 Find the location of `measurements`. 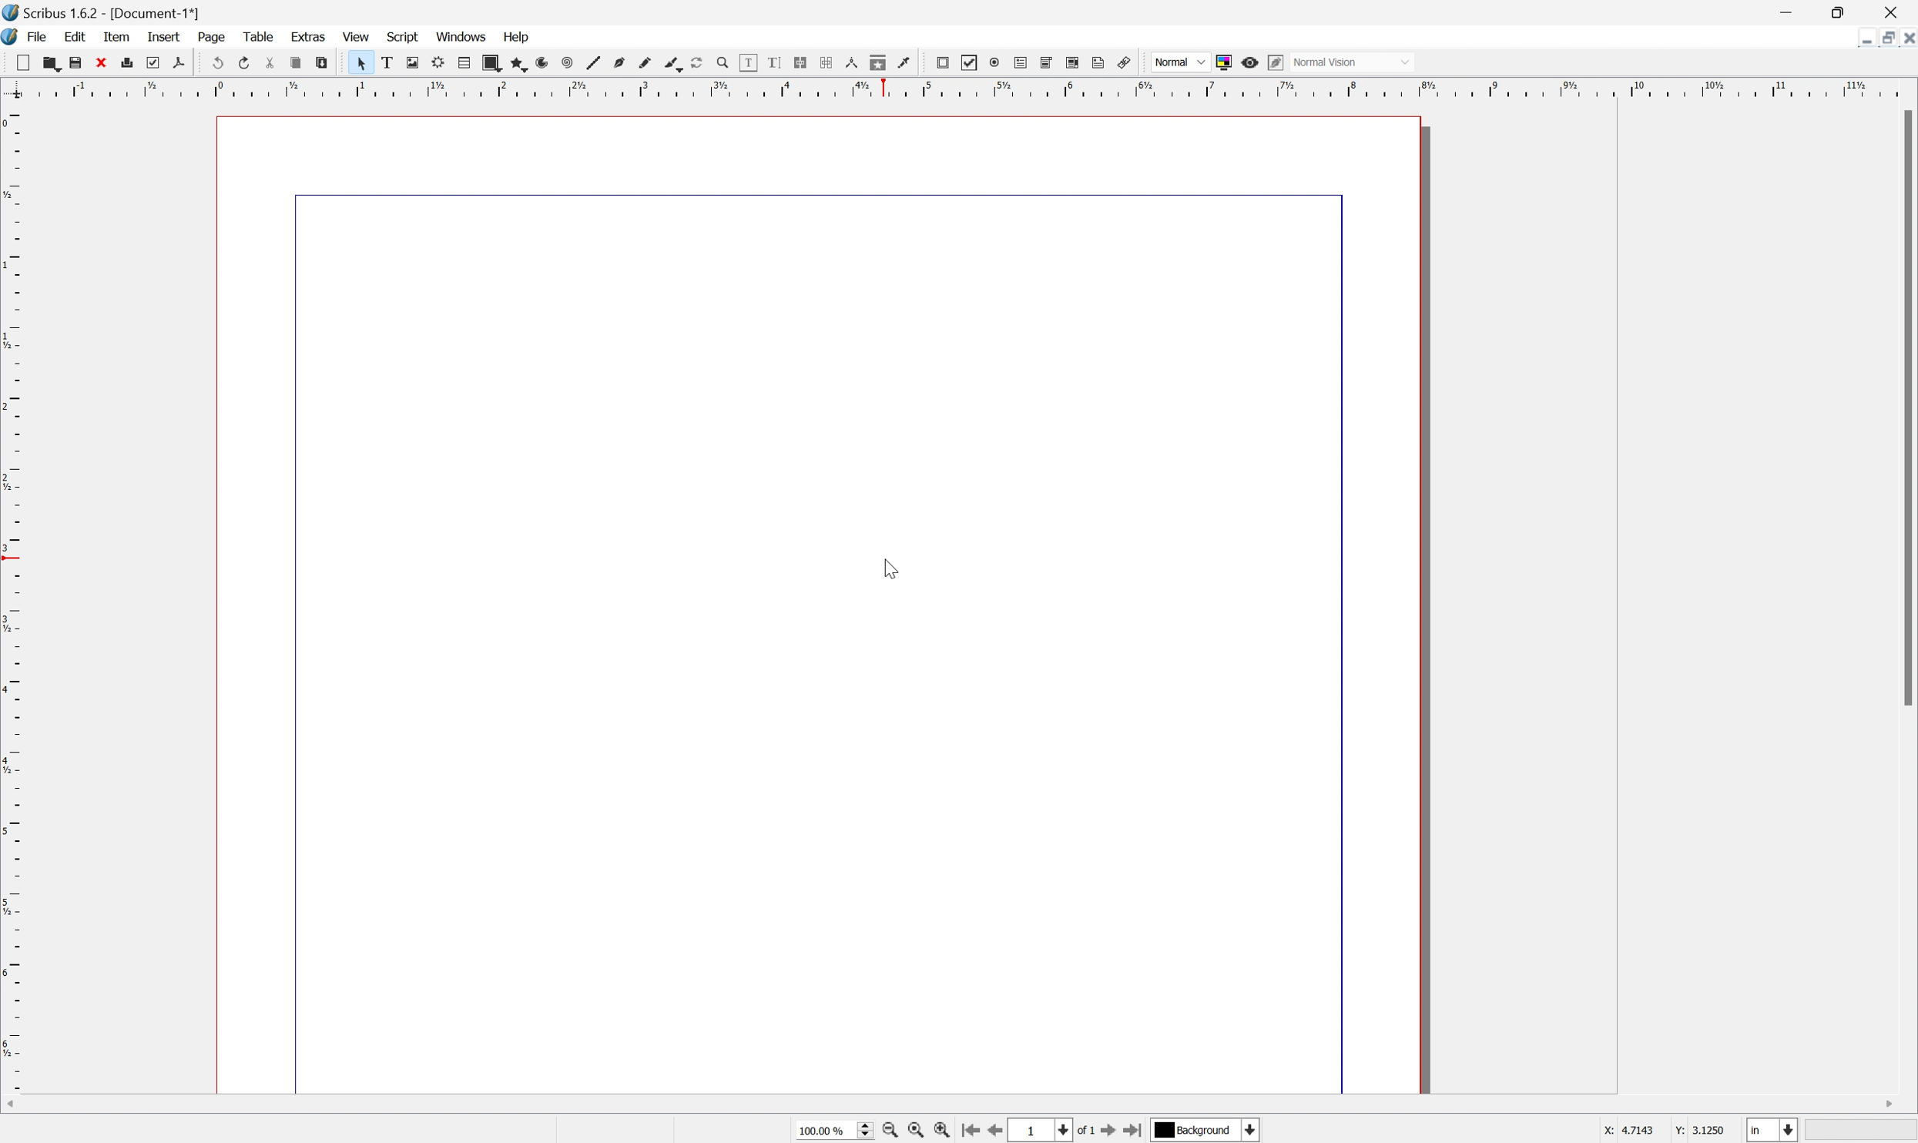

measurements is located at coordinates (852, 62).